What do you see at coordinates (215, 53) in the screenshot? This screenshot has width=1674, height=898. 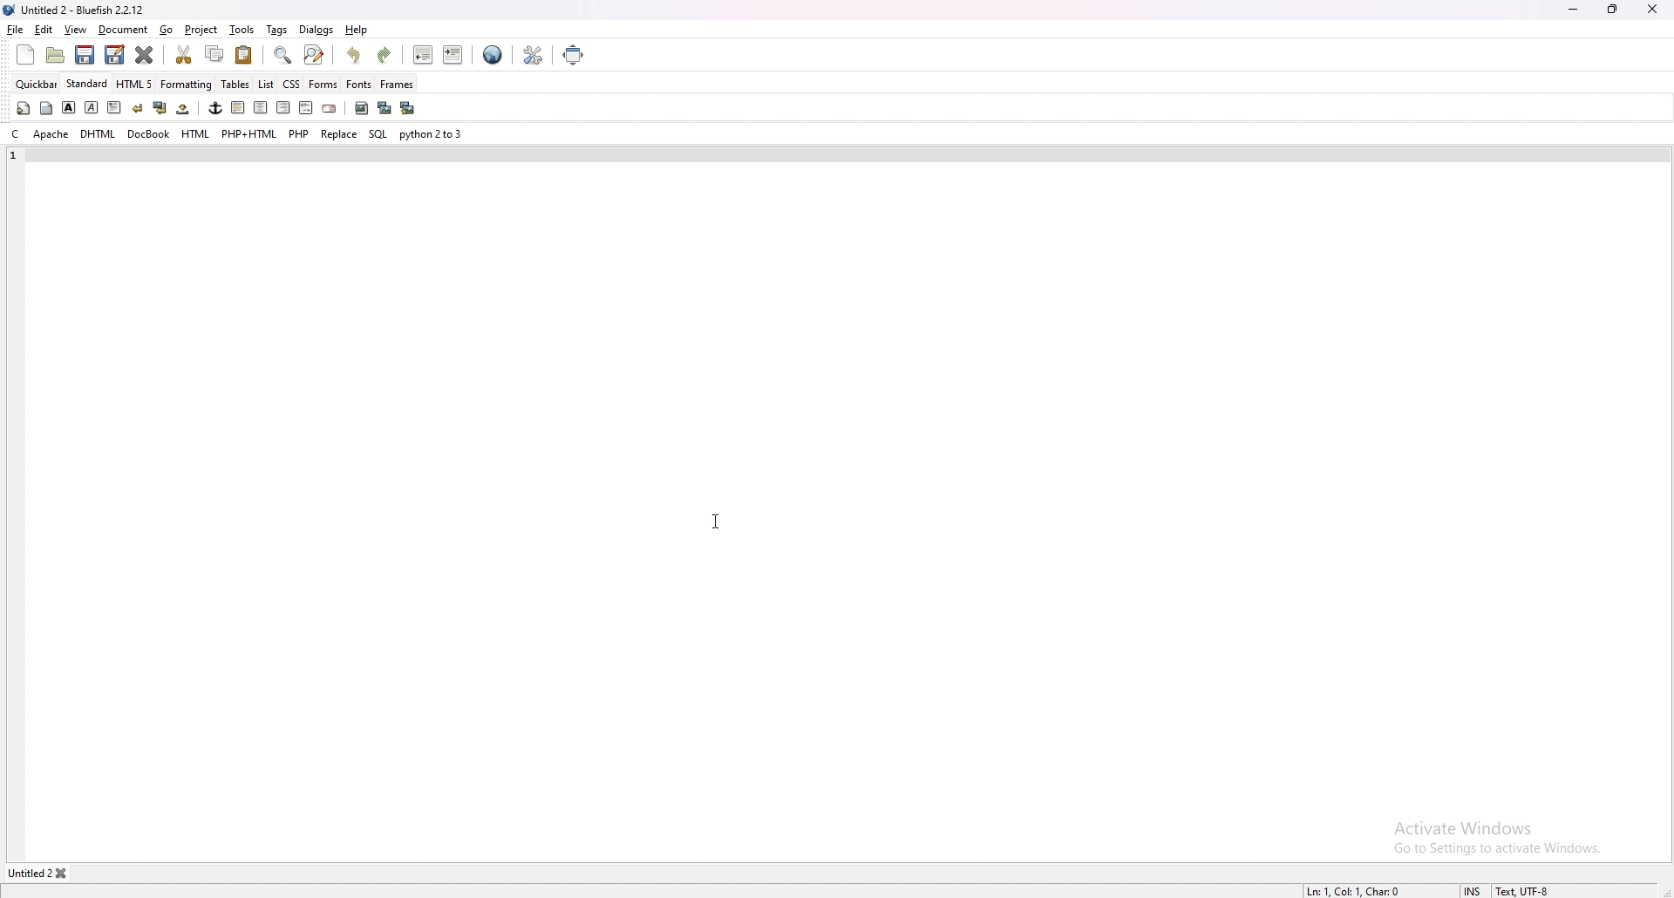 I see `copy` at bounding box center [215, 53].